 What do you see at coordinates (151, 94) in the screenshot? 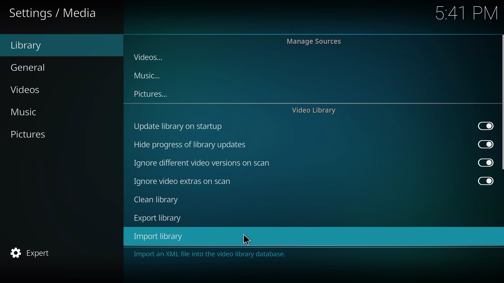
I see `pictures` at bounding box center [151, 94].